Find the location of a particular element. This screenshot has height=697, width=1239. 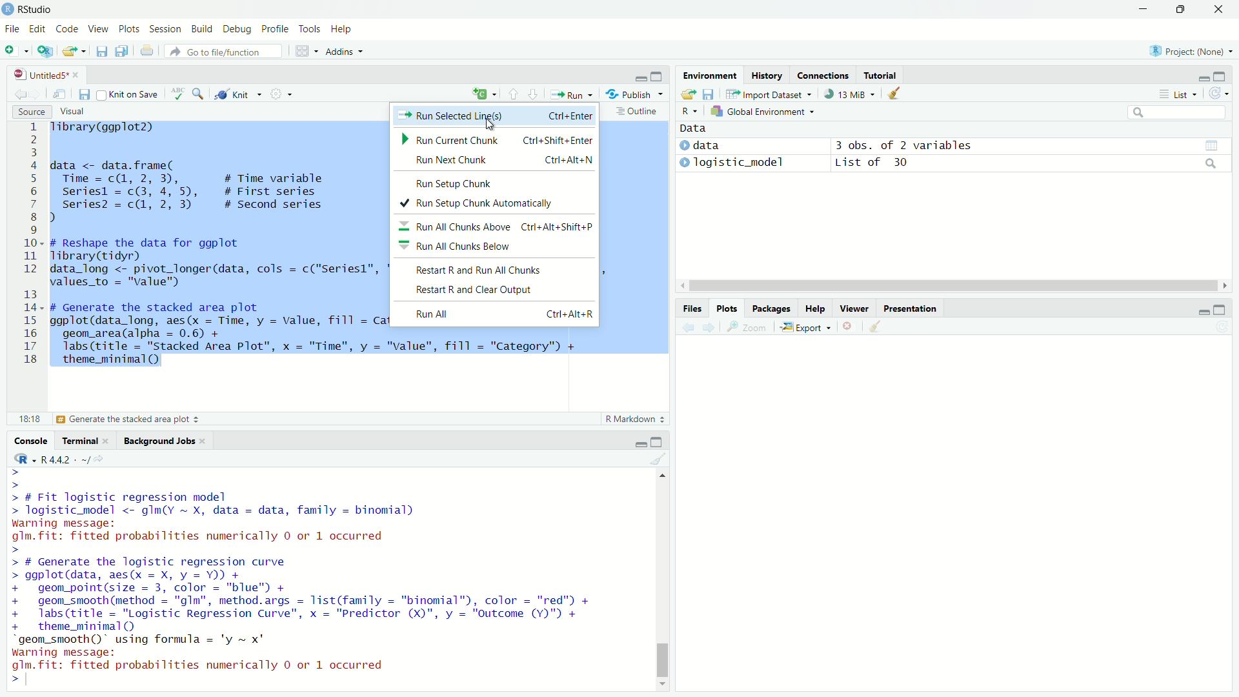

minimise is located at coordinates (1141, 9).